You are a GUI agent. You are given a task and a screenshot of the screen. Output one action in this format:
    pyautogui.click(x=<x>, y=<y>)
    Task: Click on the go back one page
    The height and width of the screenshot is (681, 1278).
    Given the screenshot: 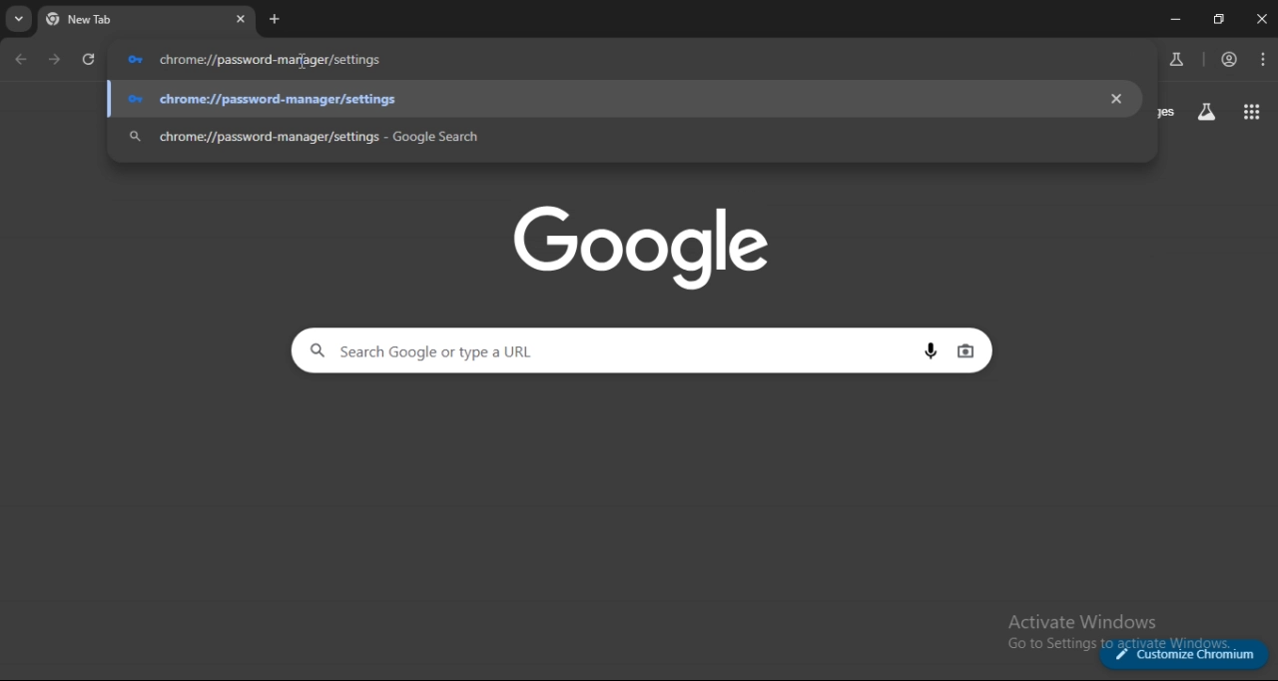 What is the action you would take?
    pyautogui.click(x=21, y=60)
    